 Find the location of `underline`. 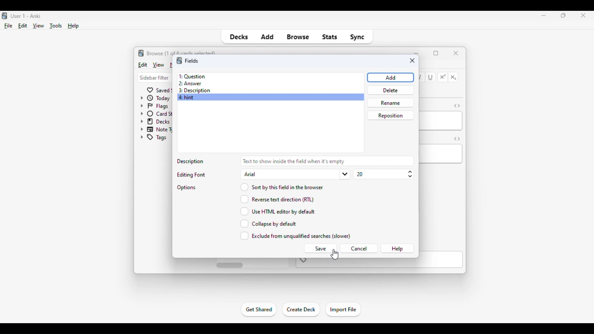

underline is located at coordinates (431, 78).